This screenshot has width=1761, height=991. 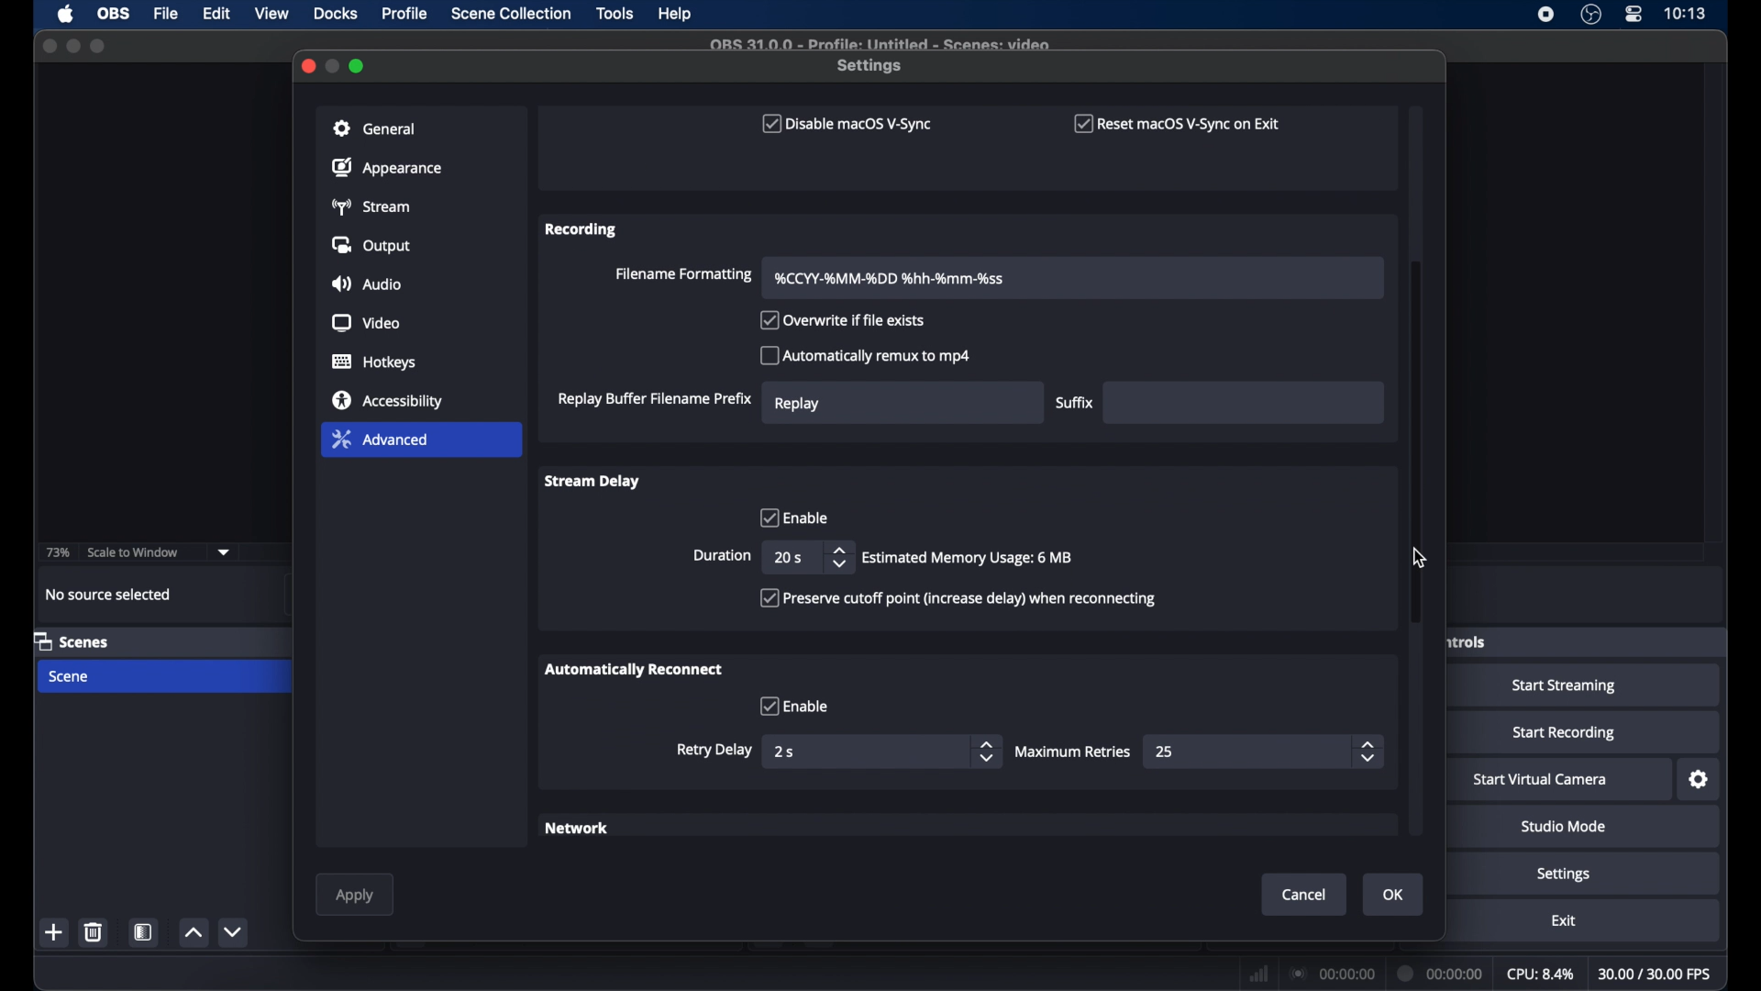 I want to click on profile, so click(x=406, y=14).